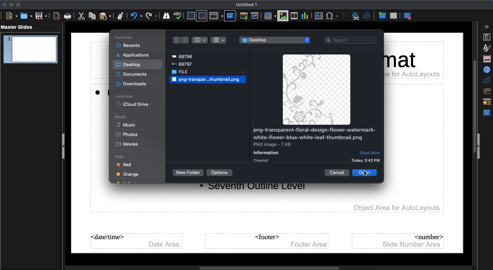 This screenshot has height=270, width=493. What do you see at coordinates (185, 64) in the screenshot?
I see `69797` at bounding box center [185, 64].